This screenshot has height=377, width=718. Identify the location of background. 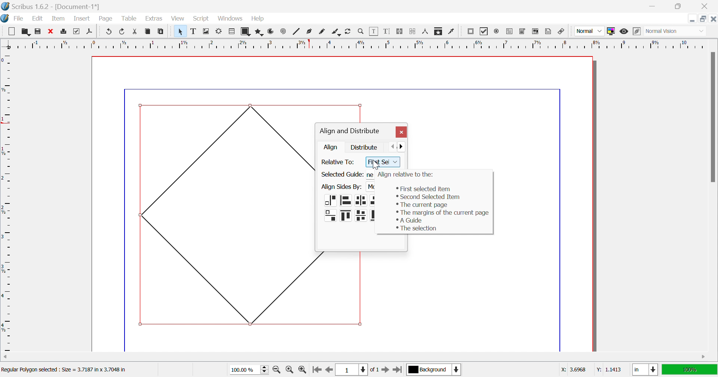
(435, 369).